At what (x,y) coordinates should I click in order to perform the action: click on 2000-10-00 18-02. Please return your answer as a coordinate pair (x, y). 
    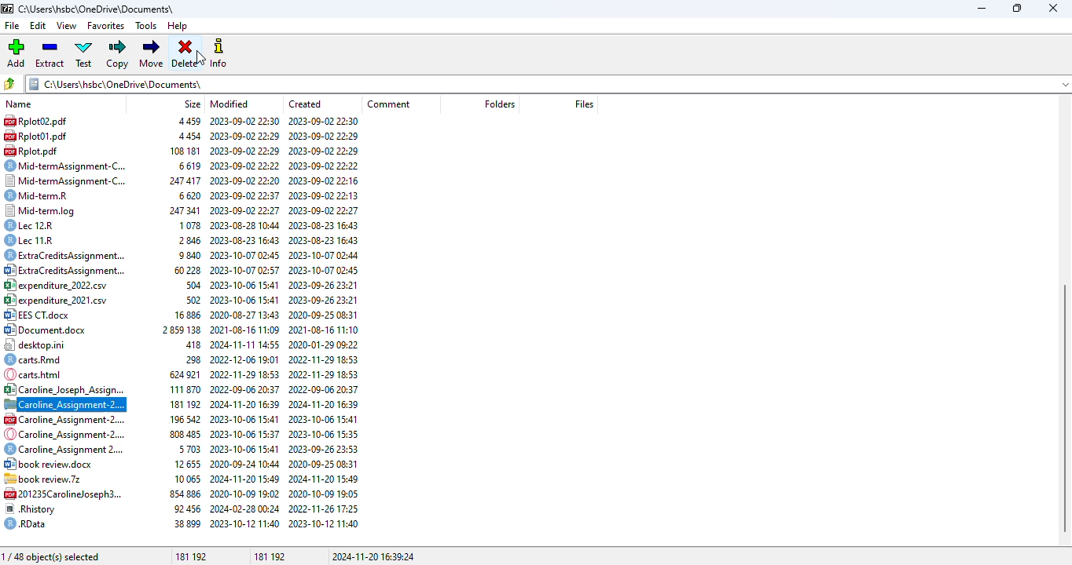
    Looking at the image, I should click on (245, 493).